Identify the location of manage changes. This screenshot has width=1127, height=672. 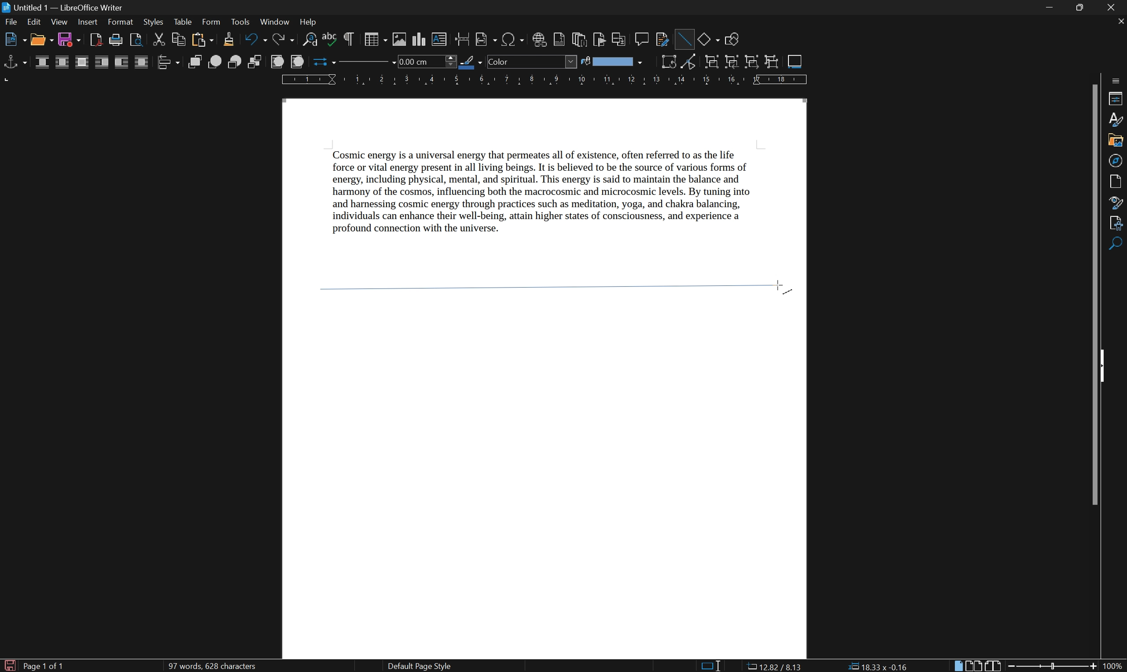
(1118, 223).